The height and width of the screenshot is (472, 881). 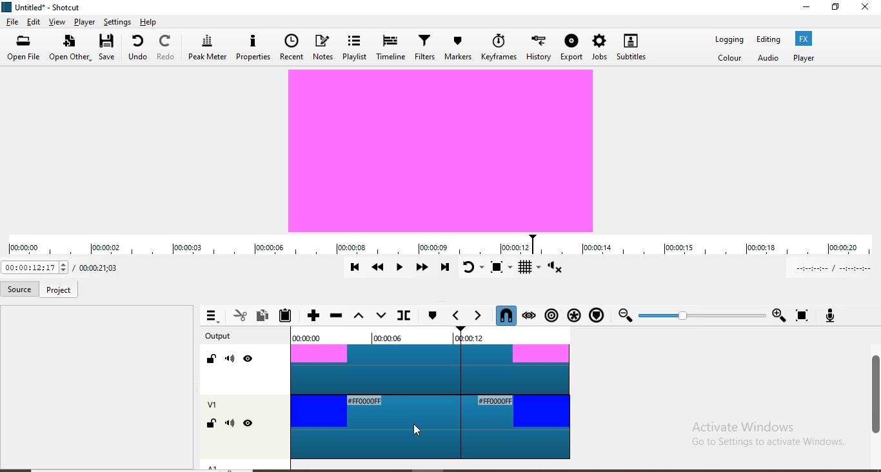 What do you see at coordinates (240, 316) in the screenshot?
I see `Cut` at bounding box center [240, 316].